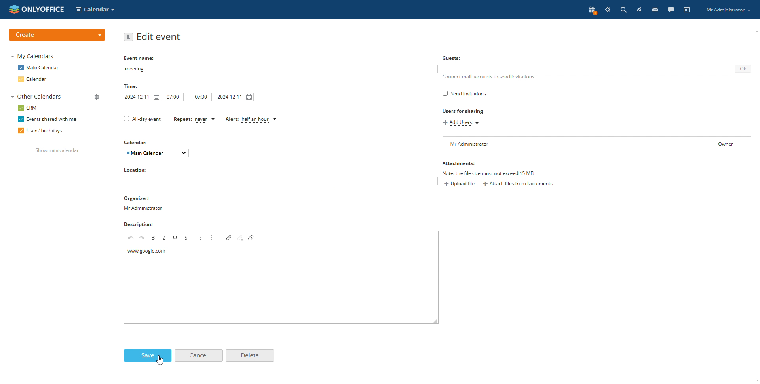  Describe the element at coordinates (160, 37) in the screenshot. I see `edit event` at that location.